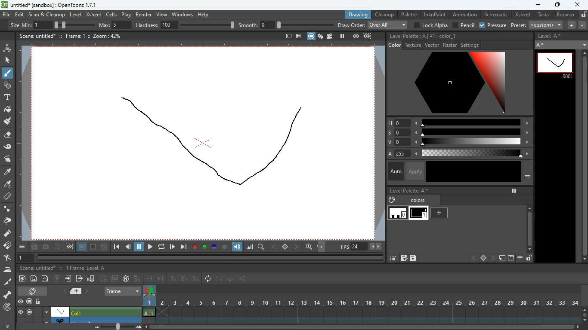 The height and width of the screenshot is (330, 588). What do you see at coordinates (35, 247) in the screenshot?
I see `save` at bounding box center [35, 247].